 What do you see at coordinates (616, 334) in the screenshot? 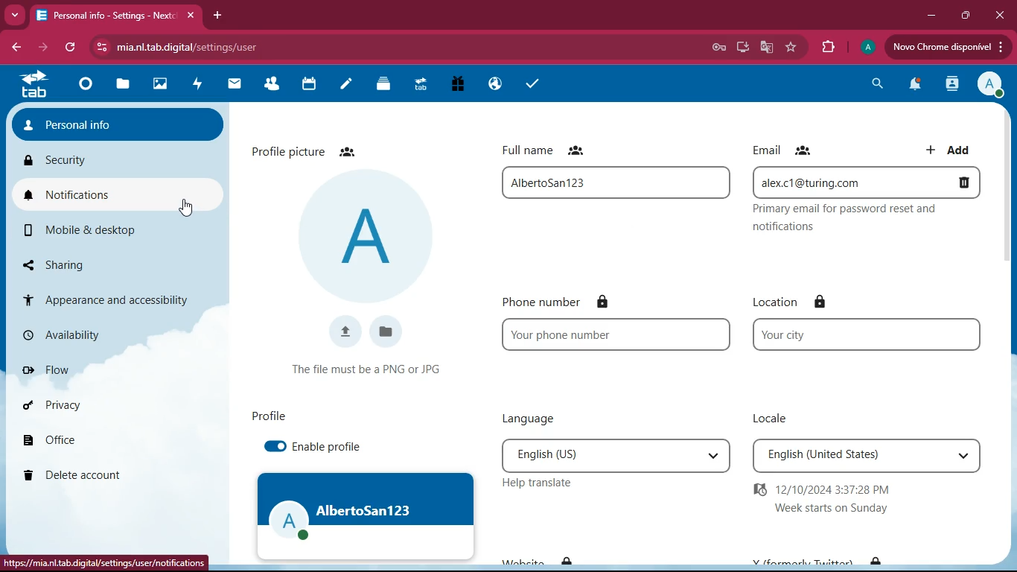
I see `phone number` at bounding box center [616, 334].